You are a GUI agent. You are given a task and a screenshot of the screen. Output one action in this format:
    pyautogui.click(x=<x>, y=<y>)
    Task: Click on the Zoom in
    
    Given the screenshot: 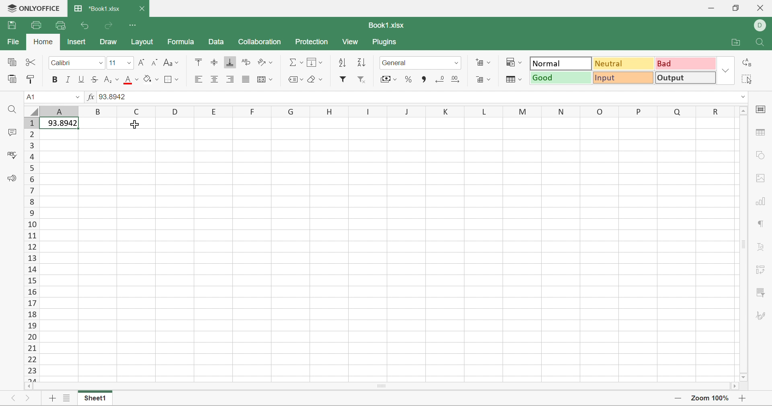 What is the action you would take?
    pyautogui.click(x=742, y=398)
    